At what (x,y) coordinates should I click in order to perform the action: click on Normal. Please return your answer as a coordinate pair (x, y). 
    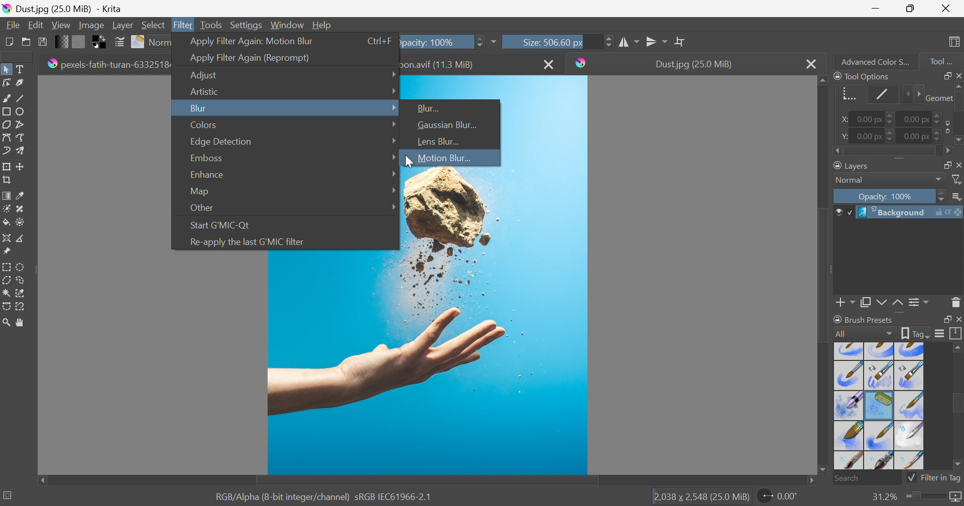
    Looking at the image, I should click on (853, 180).